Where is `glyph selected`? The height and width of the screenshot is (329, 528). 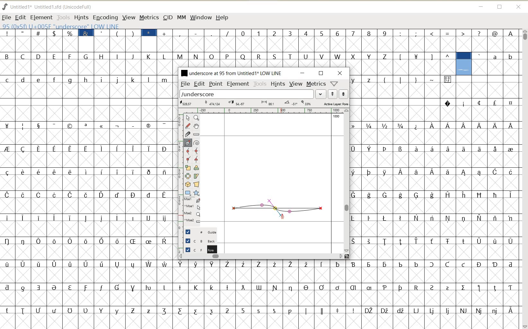 glyph selected is located at coordinates (464, 64).